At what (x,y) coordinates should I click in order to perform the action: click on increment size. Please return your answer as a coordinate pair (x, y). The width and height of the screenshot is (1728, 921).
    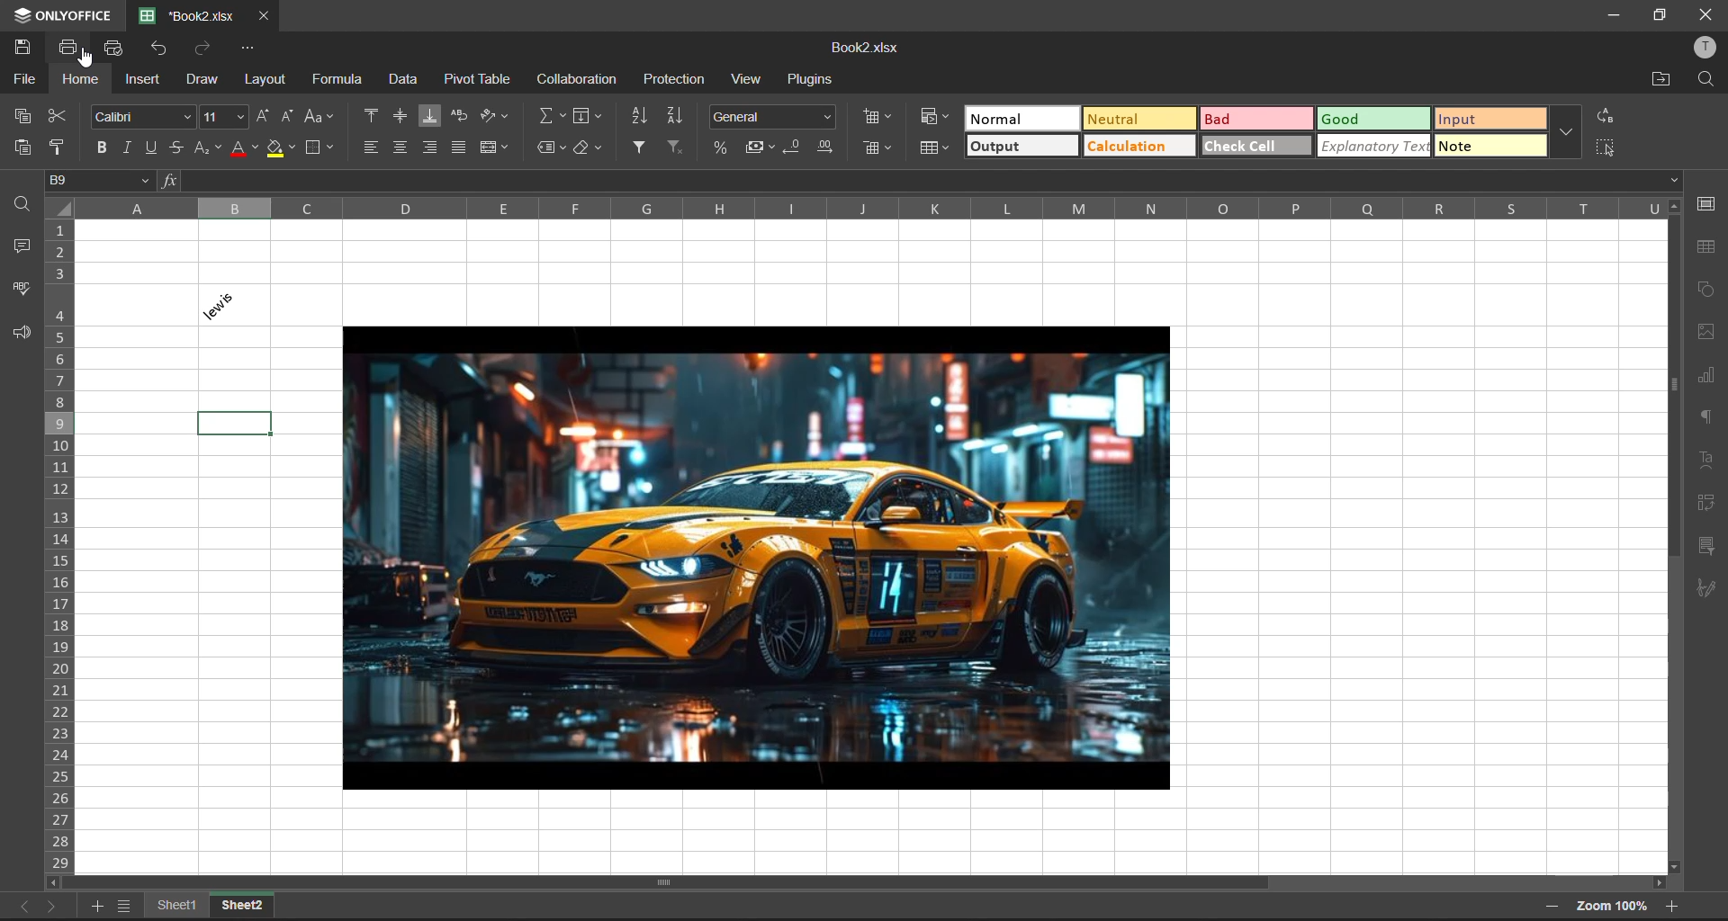
    Looking at the image, I should click on (268, 119).